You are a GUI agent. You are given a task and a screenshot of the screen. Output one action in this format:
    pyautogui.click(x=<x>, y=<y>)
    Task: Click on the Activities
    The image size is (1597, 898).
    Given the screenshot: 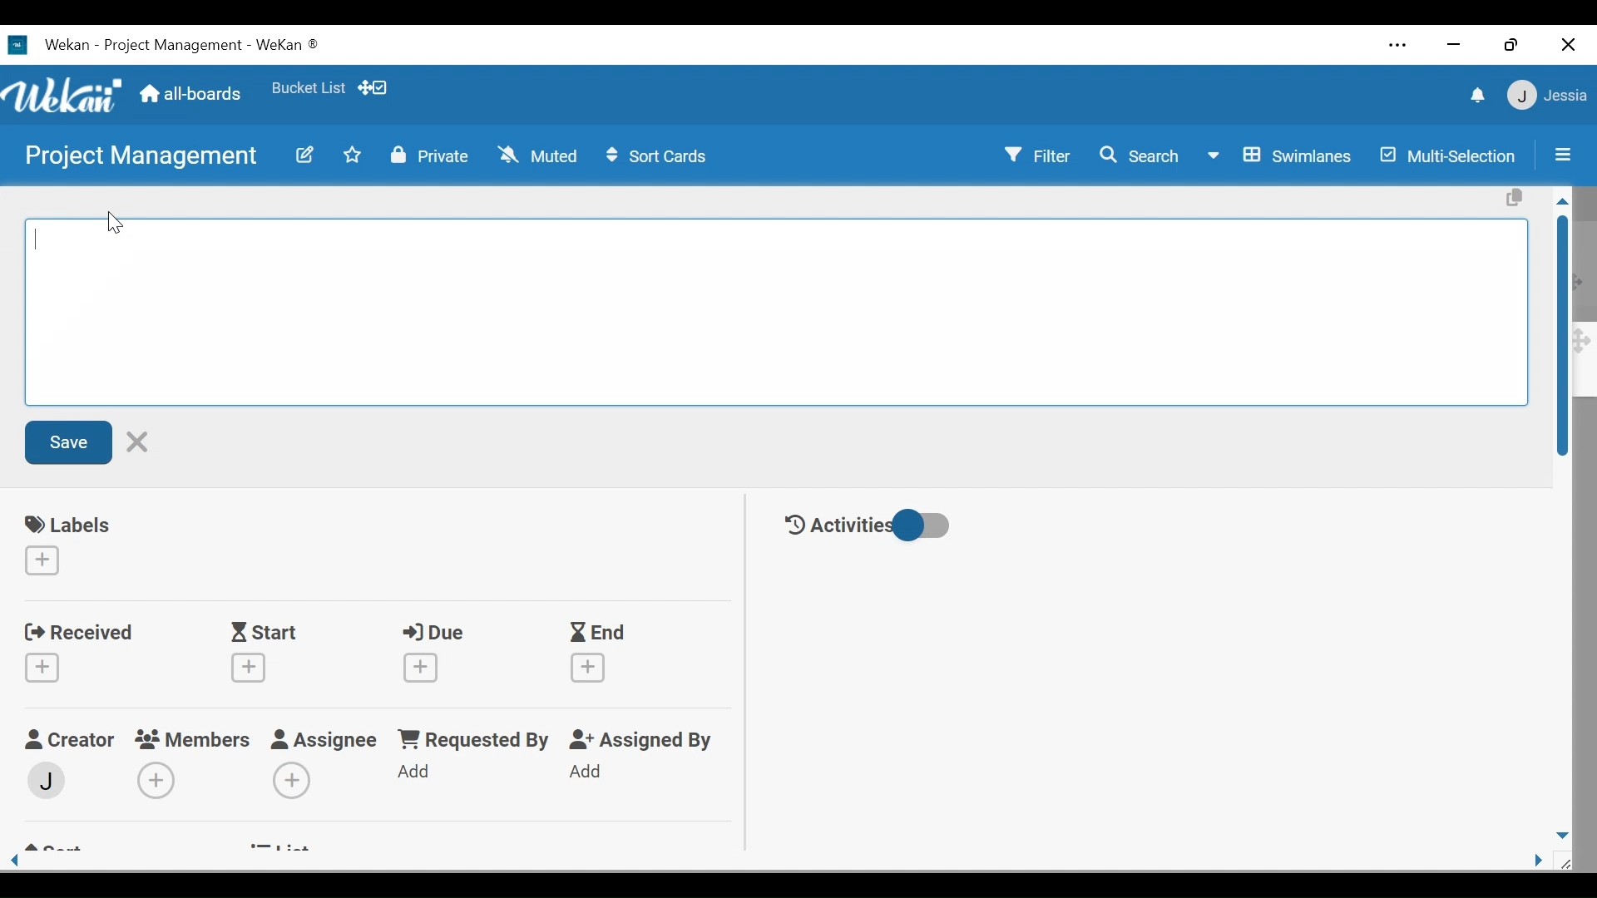 What is the action you would take?
    pyautogui.click(x=838, y=525)
    